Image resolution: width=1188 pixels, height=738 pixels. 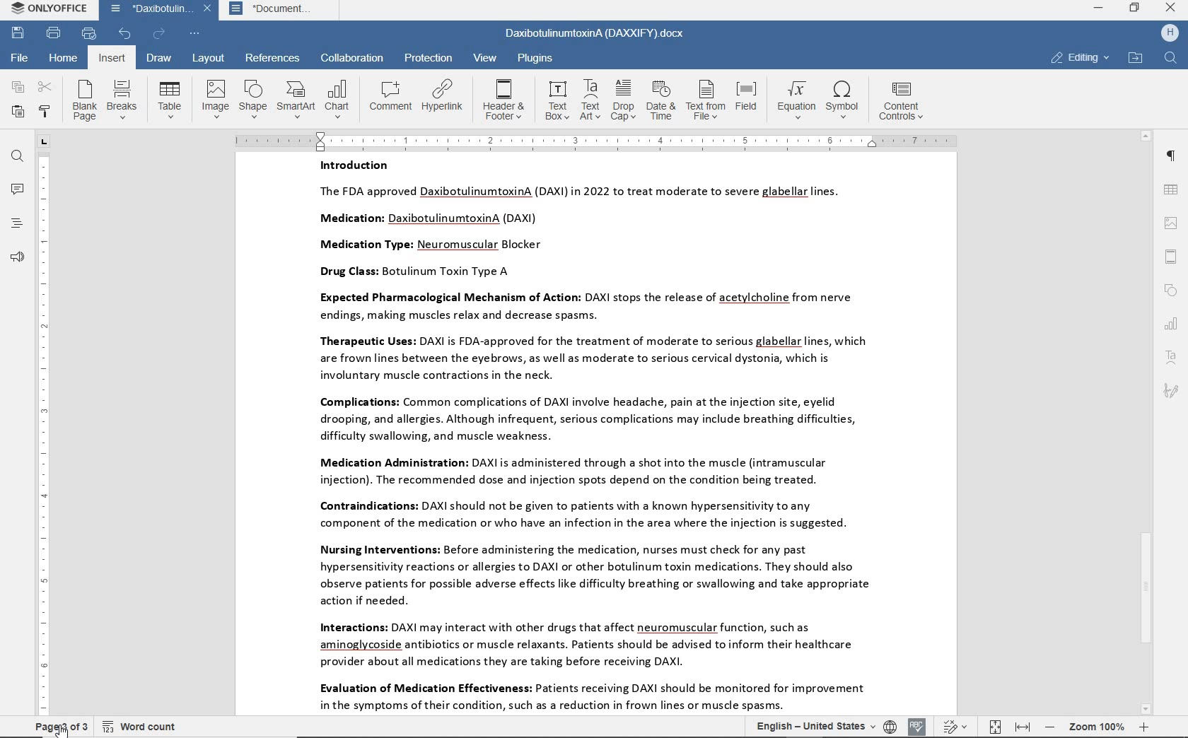 What do you see at coordinates (1170, 156) in the screenshot?
I see `paragraph settings` at bounding box center [1170, 156].